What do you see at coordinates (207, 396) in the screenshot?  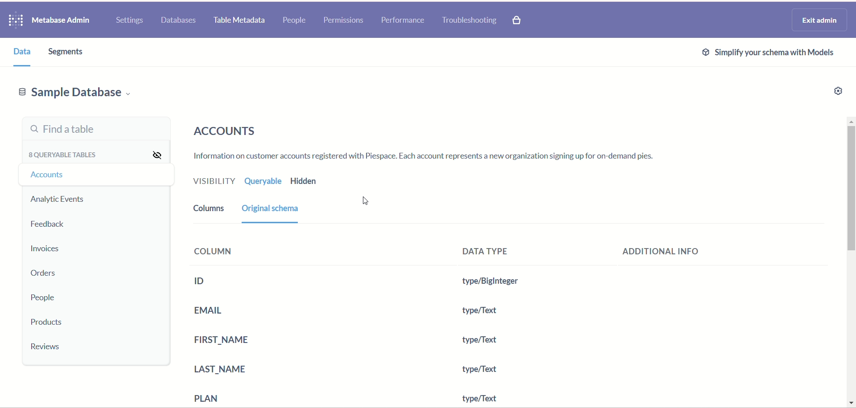 I see `plan` at bounding box center [207, 396].